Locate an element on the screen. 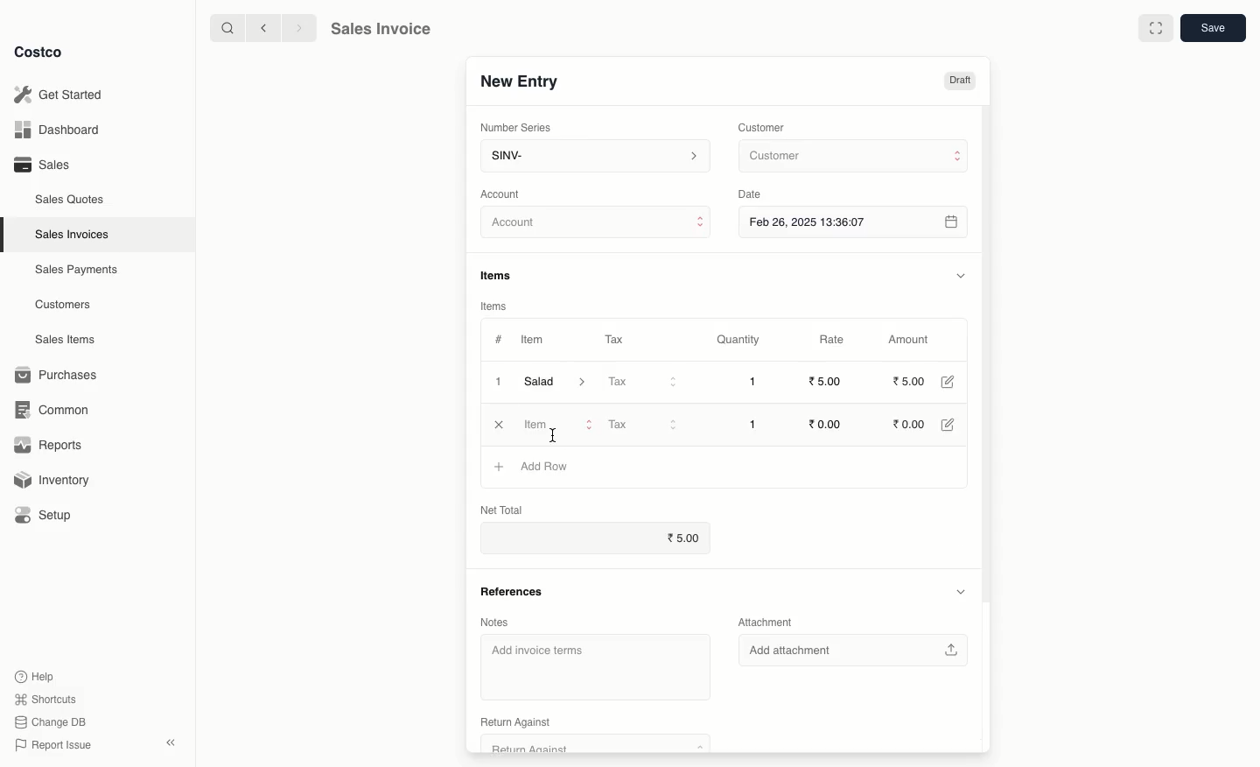 The width and height of the screenshot is (1260, 767). References is located at coordinates (512, 589).